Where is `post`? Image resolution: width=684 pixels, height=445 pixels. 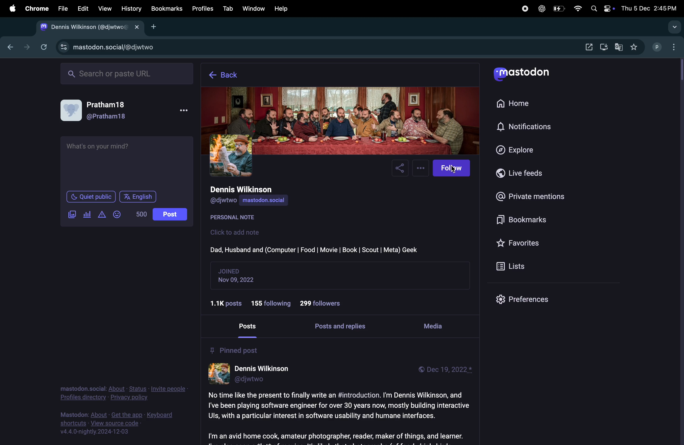
post is located at coordinates (338, 416).